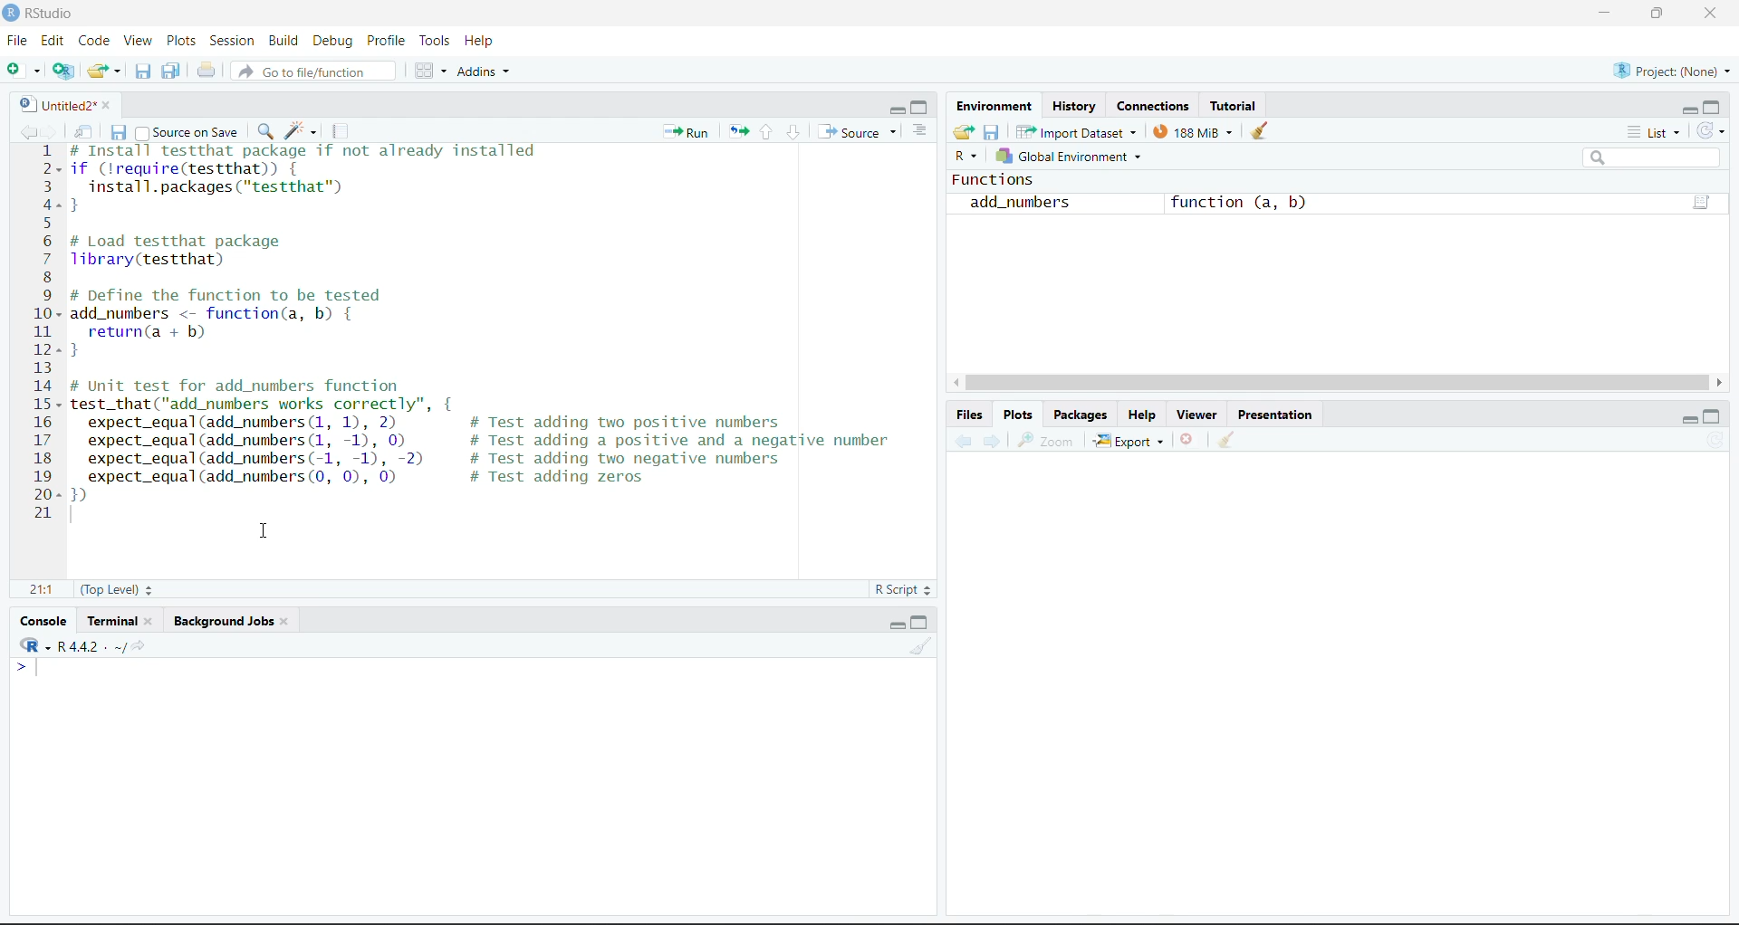 The image size is (1739, 925). What do you see at coordinates (1018, 202) in the screenshot?
I see `add_numbers` at bounding box center [1018, 202].